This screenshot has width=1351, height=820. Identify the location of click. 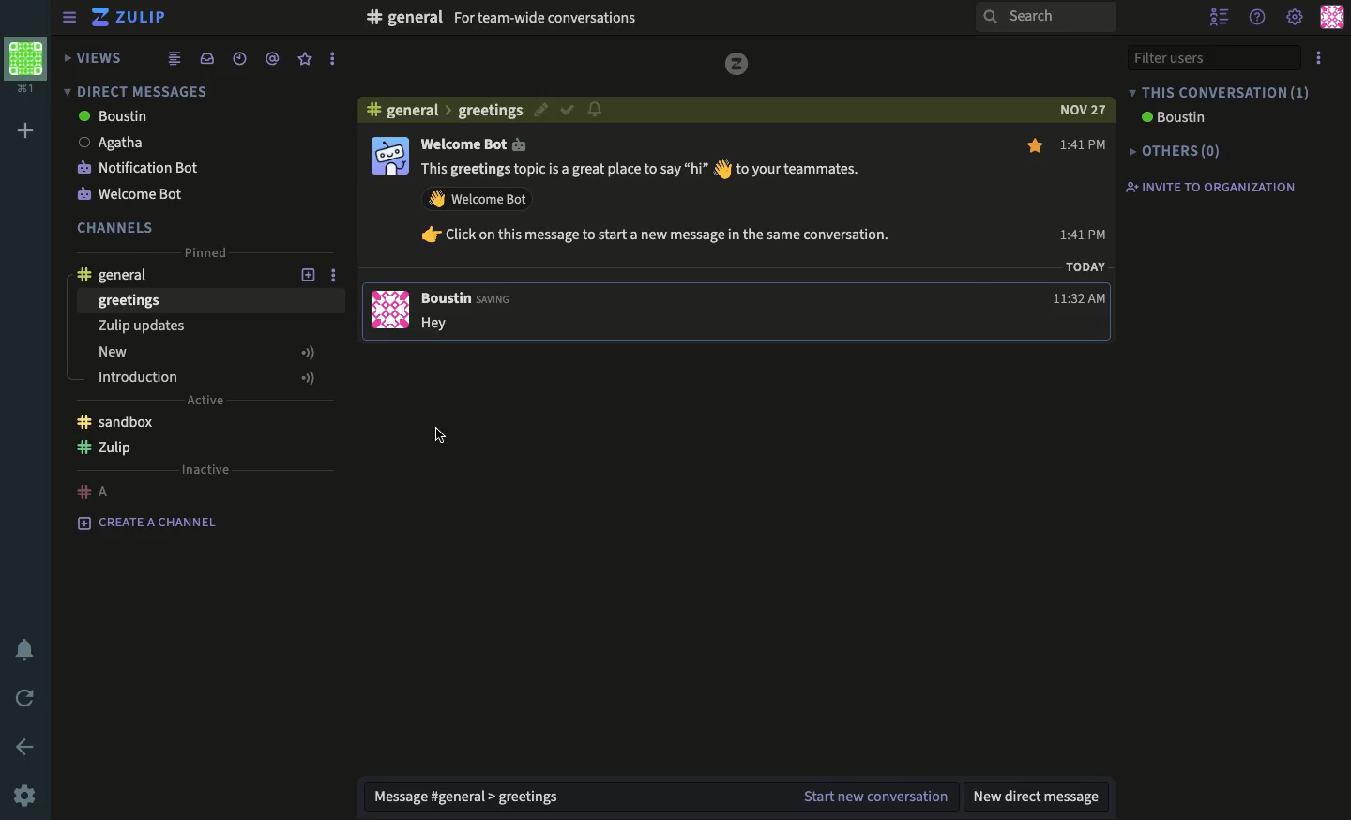
(445, 435).